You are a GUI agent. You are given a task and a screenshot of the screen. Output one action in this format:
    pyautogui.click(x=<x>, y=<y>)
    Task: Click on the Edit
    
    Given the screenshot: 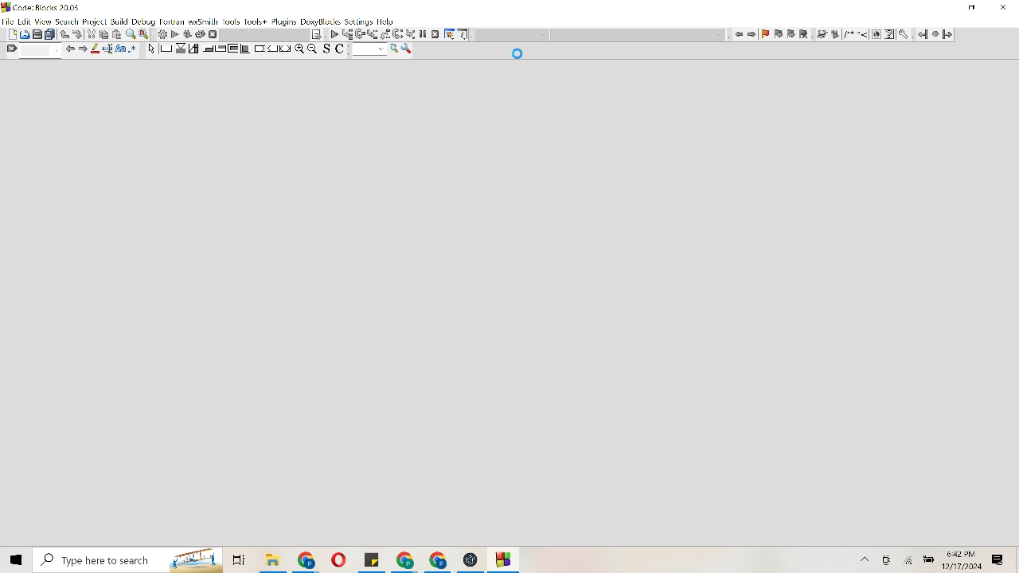 What is the action you would take?
    pyautogui.click(x=25, y=21)
    